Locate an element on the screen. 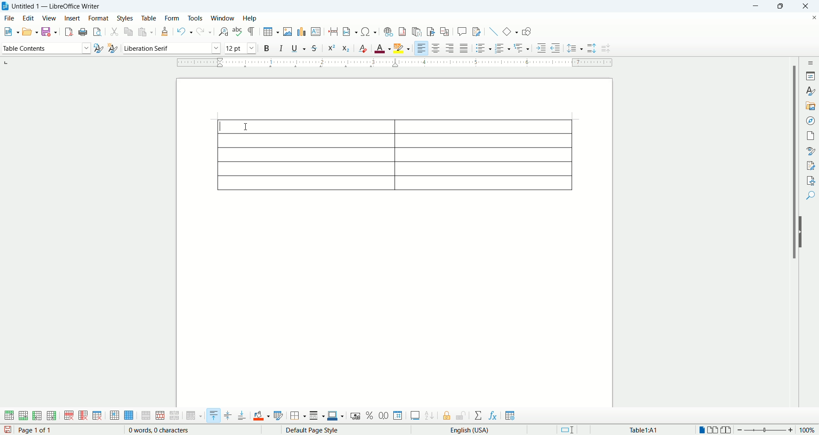 This screenshot has height=435, width=819. export as pdf is located at coordinates (68, 32).